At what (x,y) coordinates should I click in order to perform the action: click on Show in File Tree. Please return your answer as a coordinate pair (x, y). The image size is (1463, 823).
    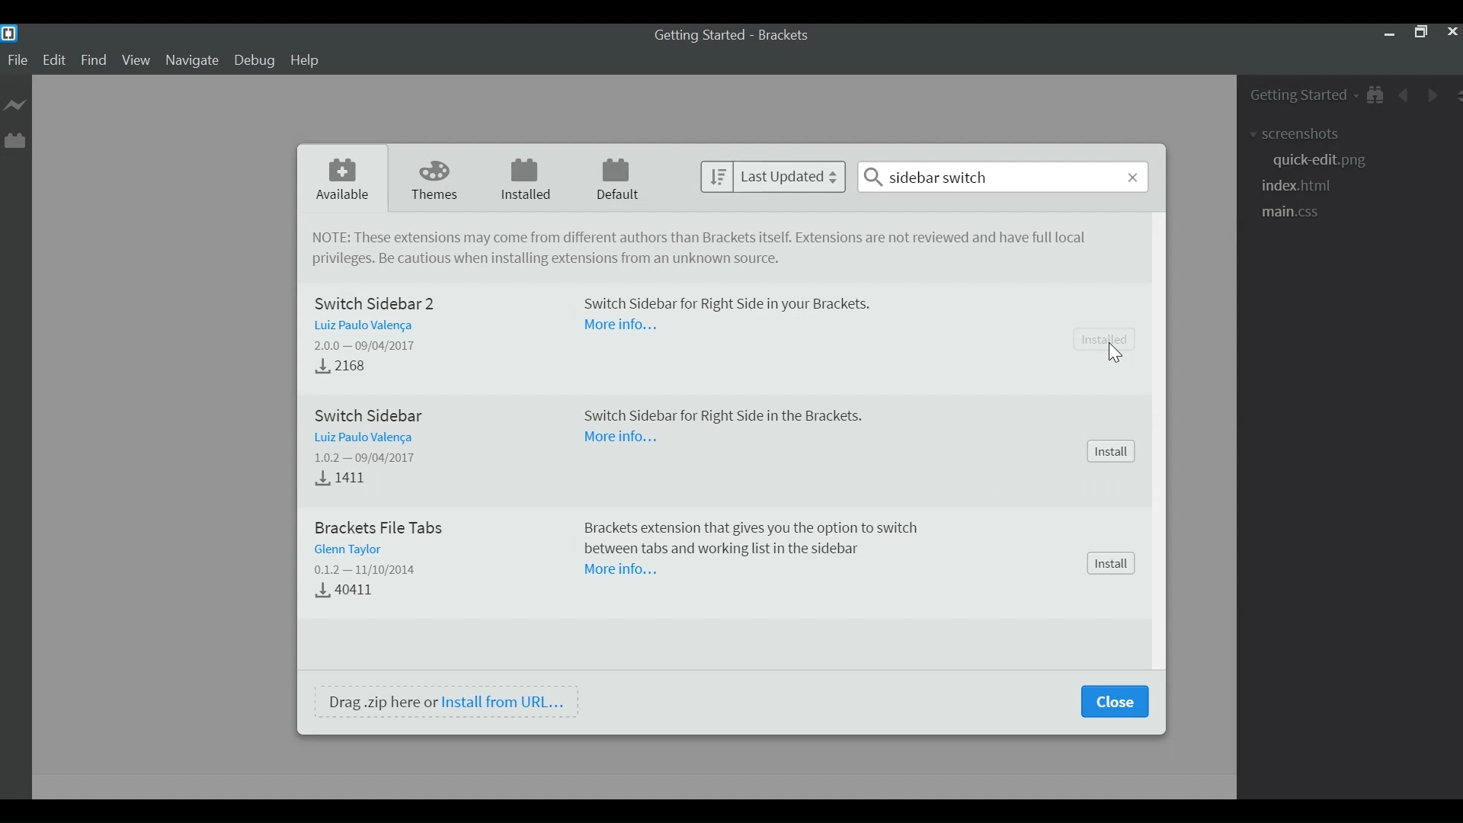
    Looking at the image, I should click on (1378, 96).